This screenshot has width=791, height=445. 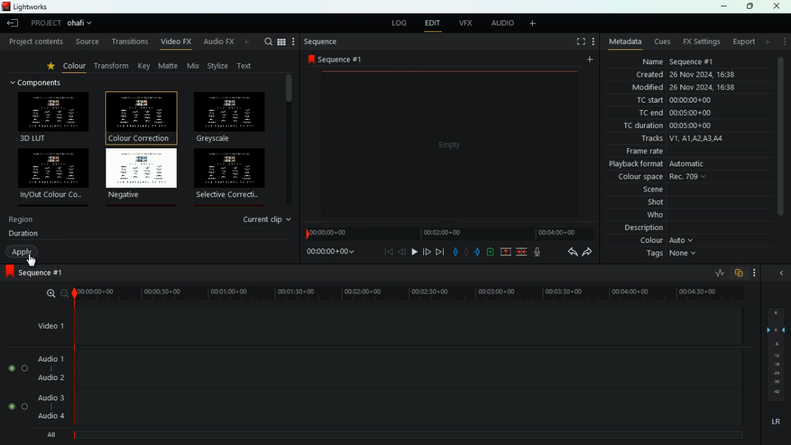 What do you see at coordinates (623, 43) in the screenshot?
I see `metadata` at bounding box center [623, 43].